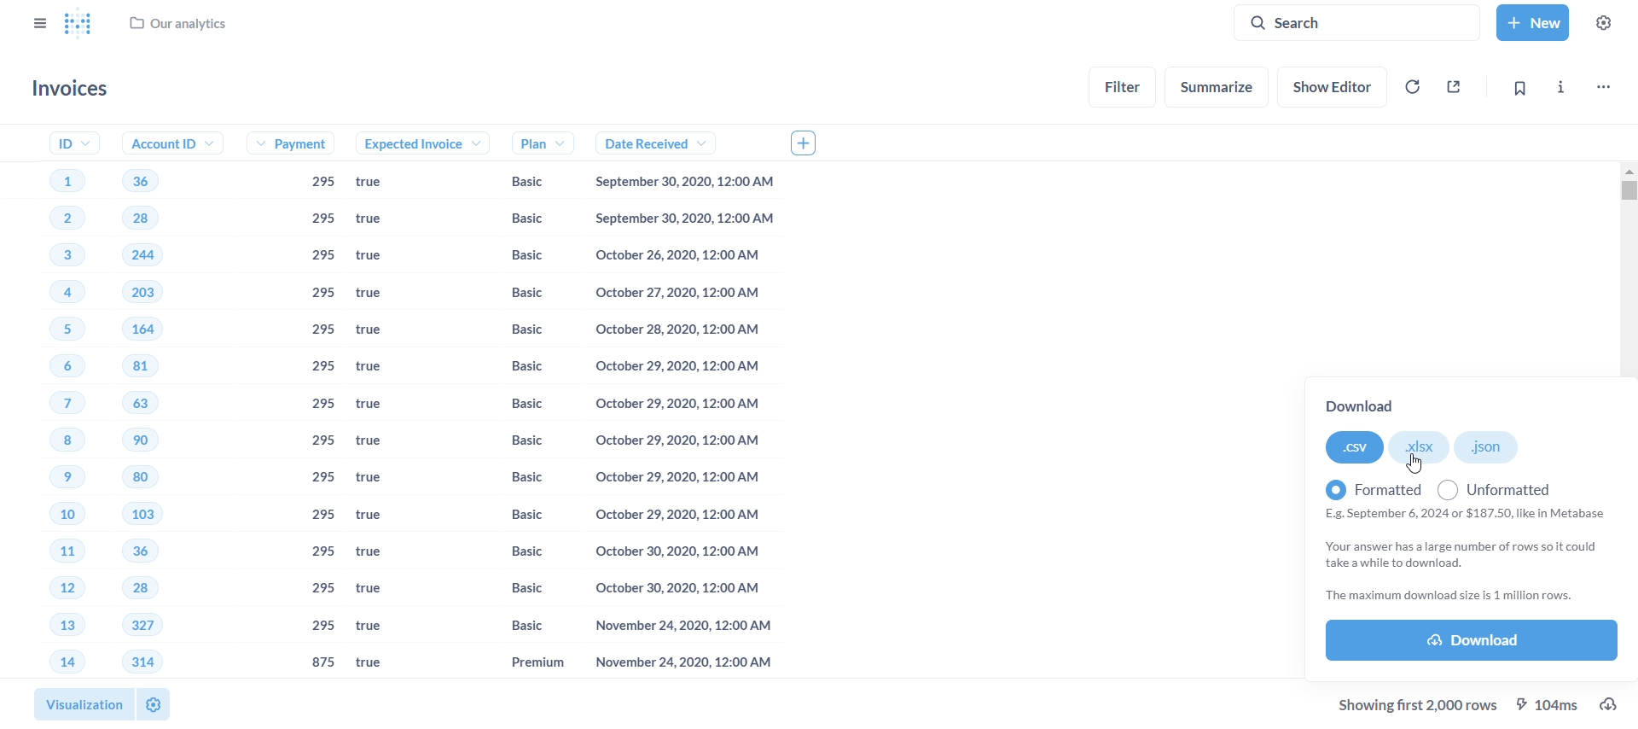 The image size is (1638, 729). I want to click on show editor, so click(1336, 85).